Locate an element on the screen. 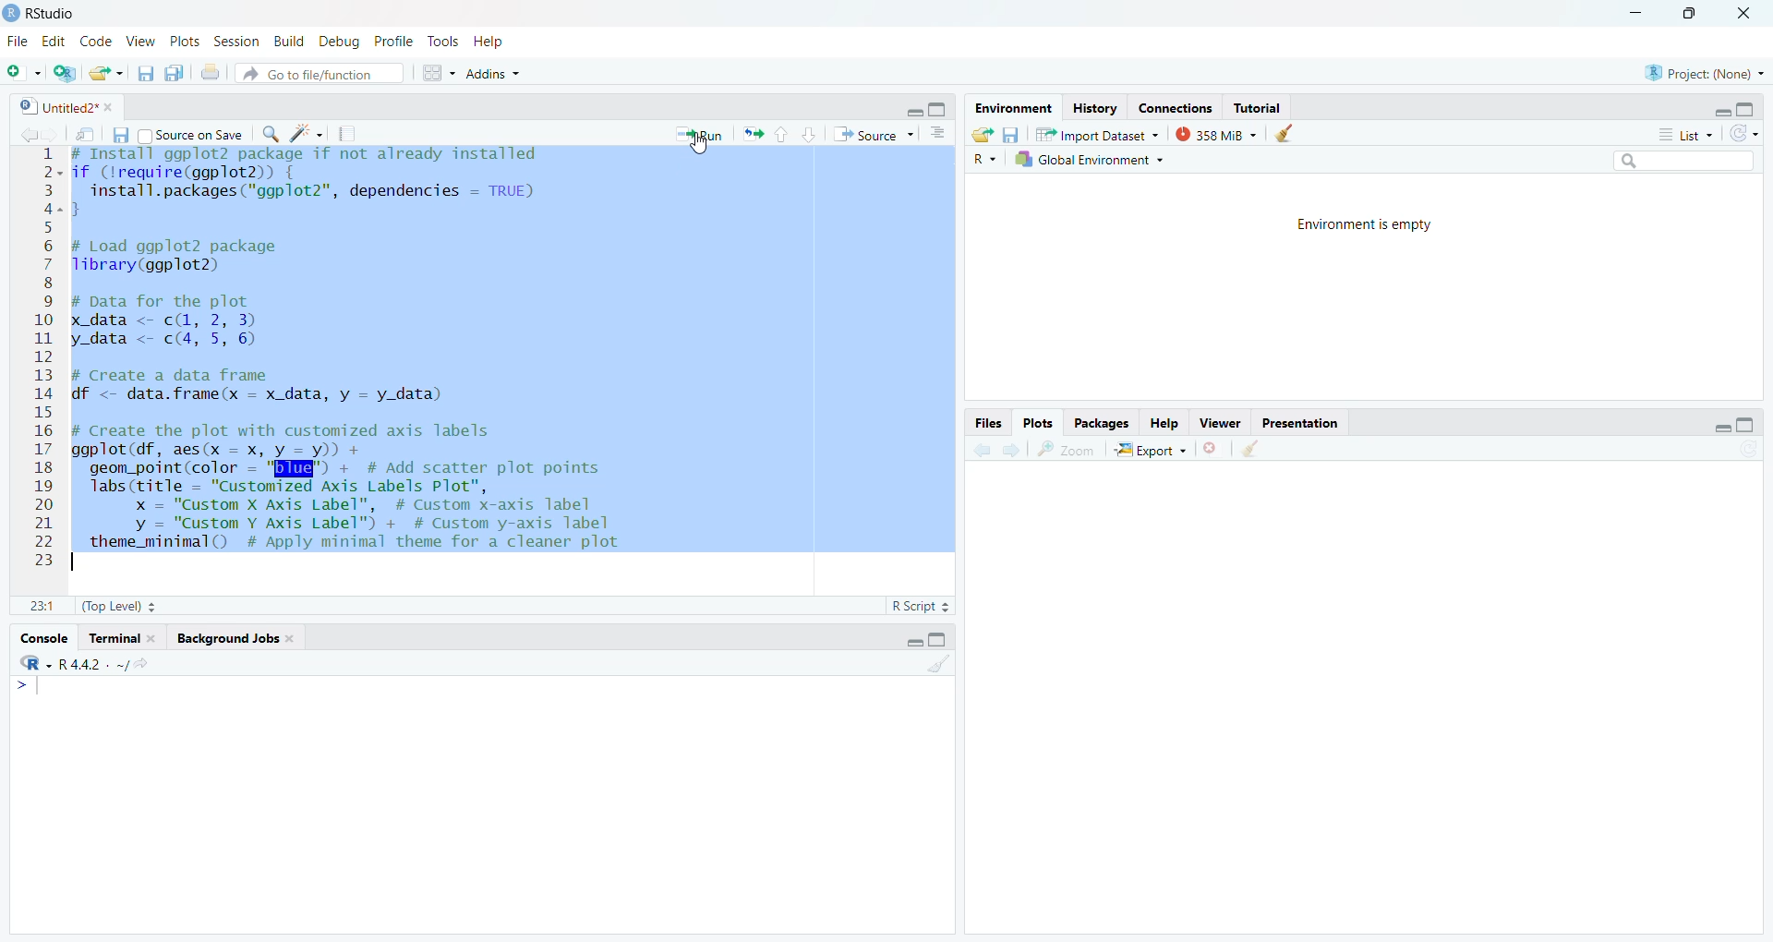  > | is located at coordinates (36, 688).